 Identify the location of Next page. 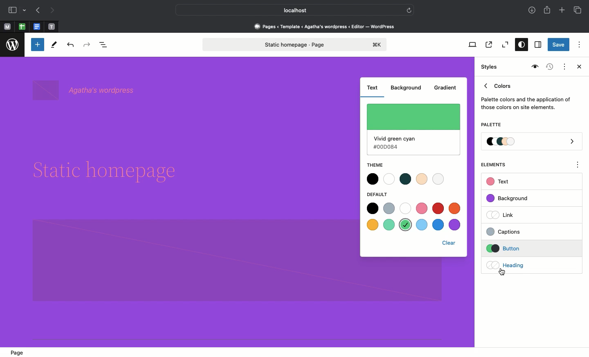
(52, 11).